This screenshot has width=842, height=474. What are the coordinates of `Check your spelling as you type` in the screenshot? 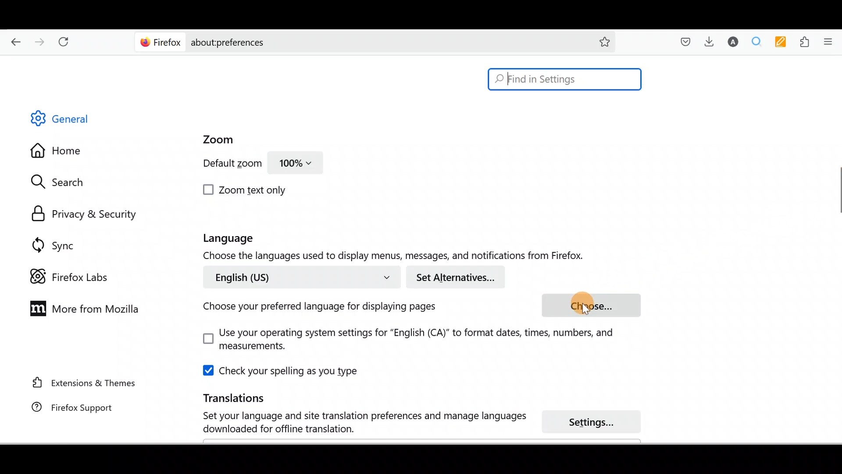 It's located at (283, 370).